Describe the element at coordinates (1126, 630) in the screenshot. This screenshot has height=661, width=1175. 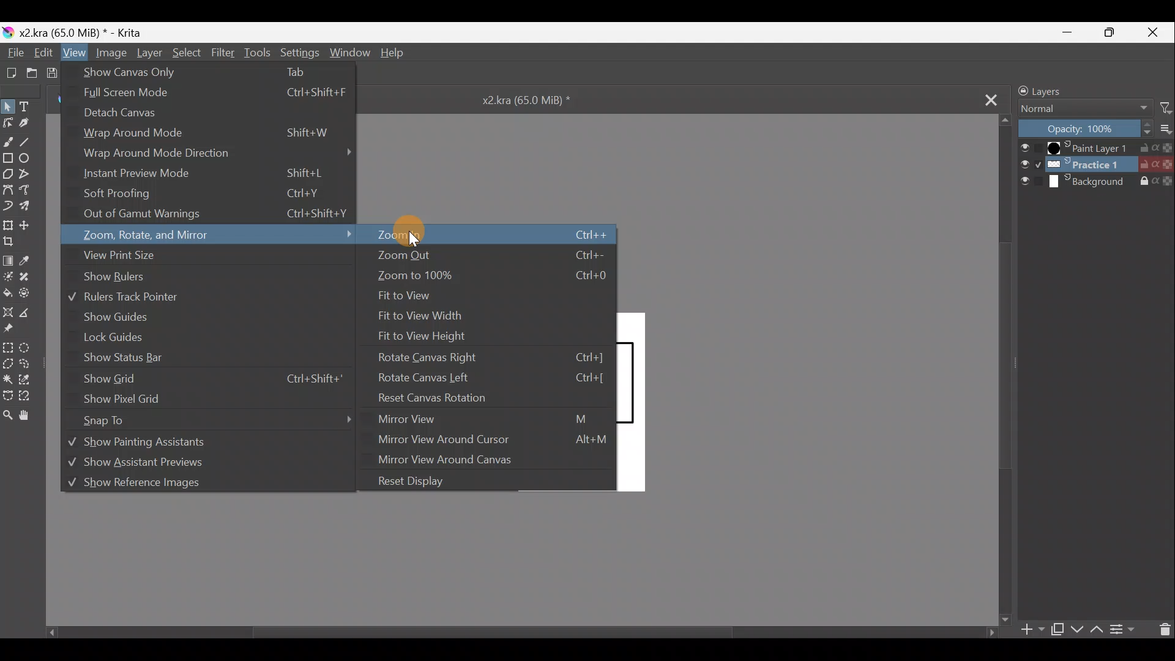
I see `View /change layer properties` at that location.